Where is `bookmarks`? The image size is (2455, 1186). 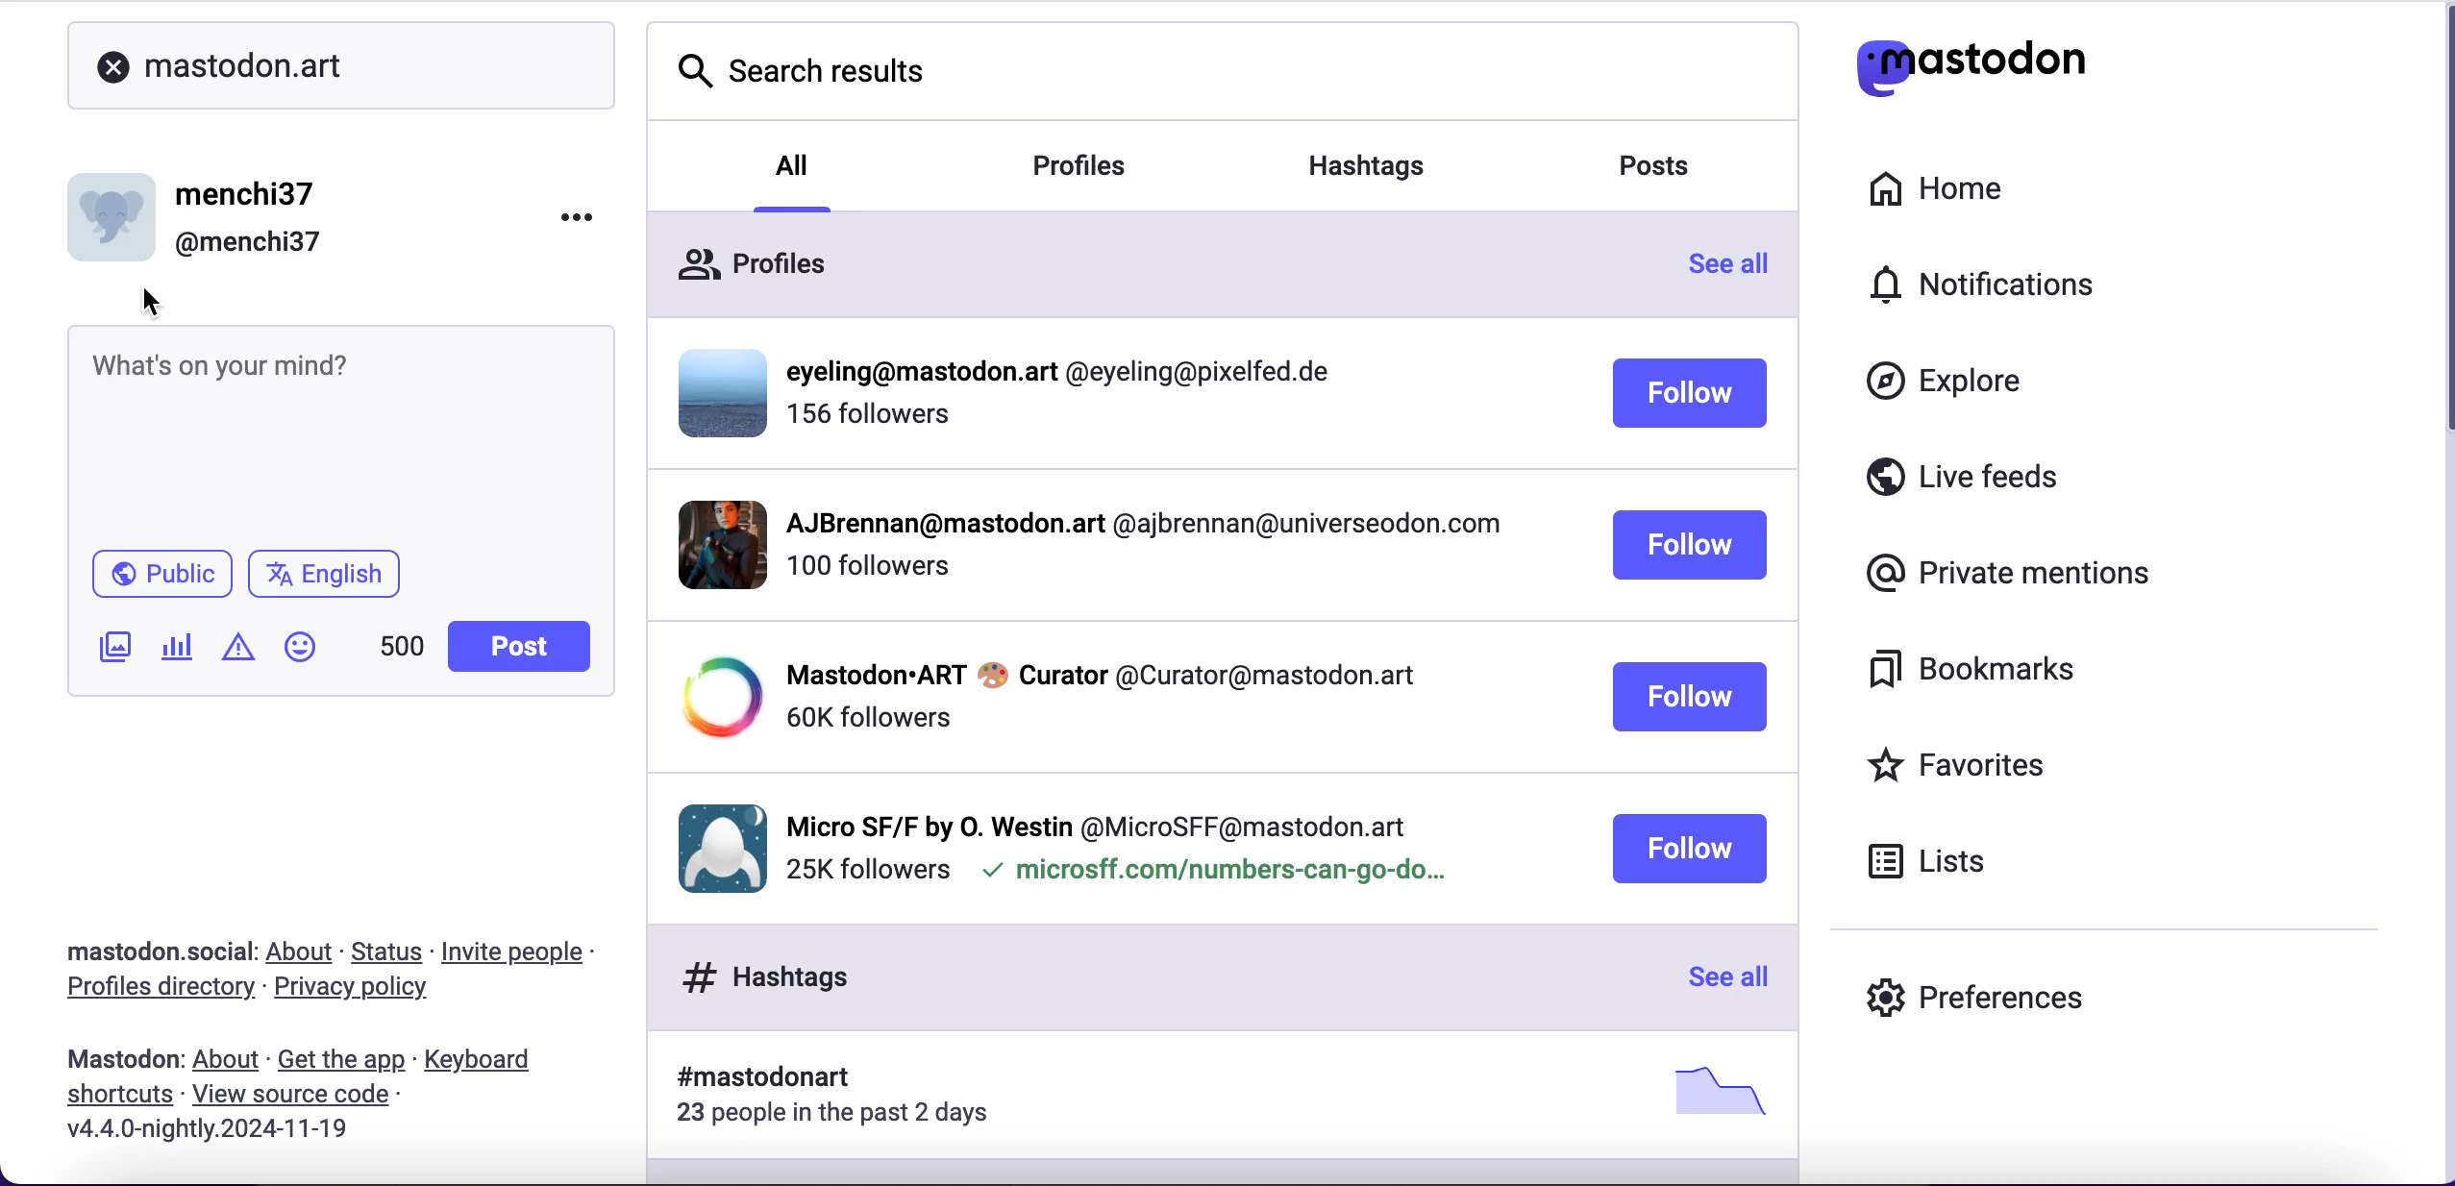 bookmarks is located at coordinates (1976, 669).